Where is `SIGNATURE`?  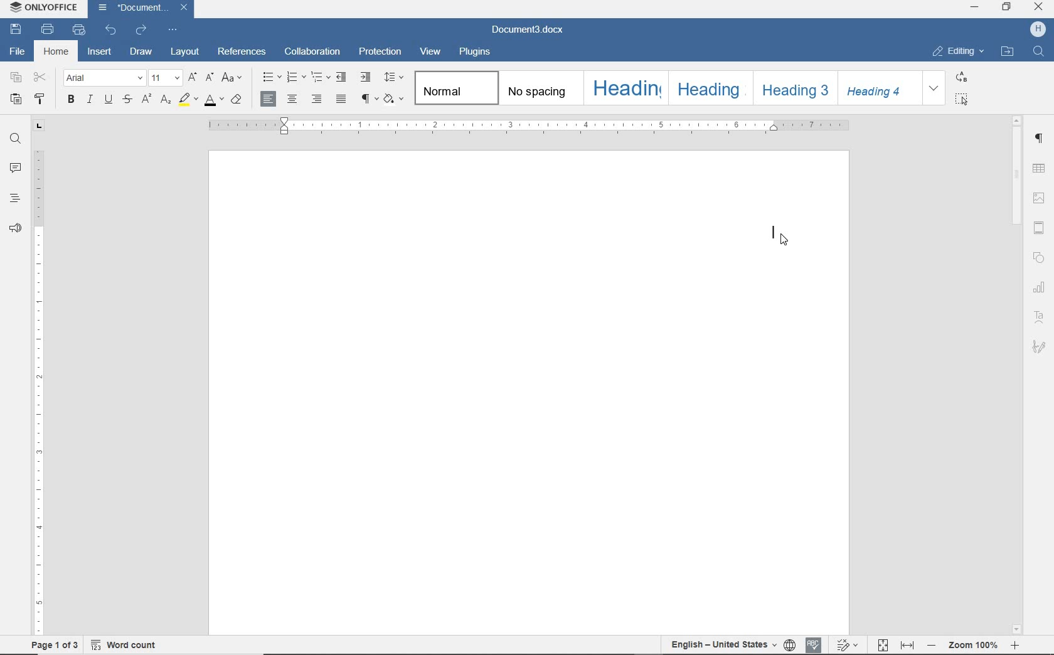
SIGNATURE is located at coordinates (1040, 346).